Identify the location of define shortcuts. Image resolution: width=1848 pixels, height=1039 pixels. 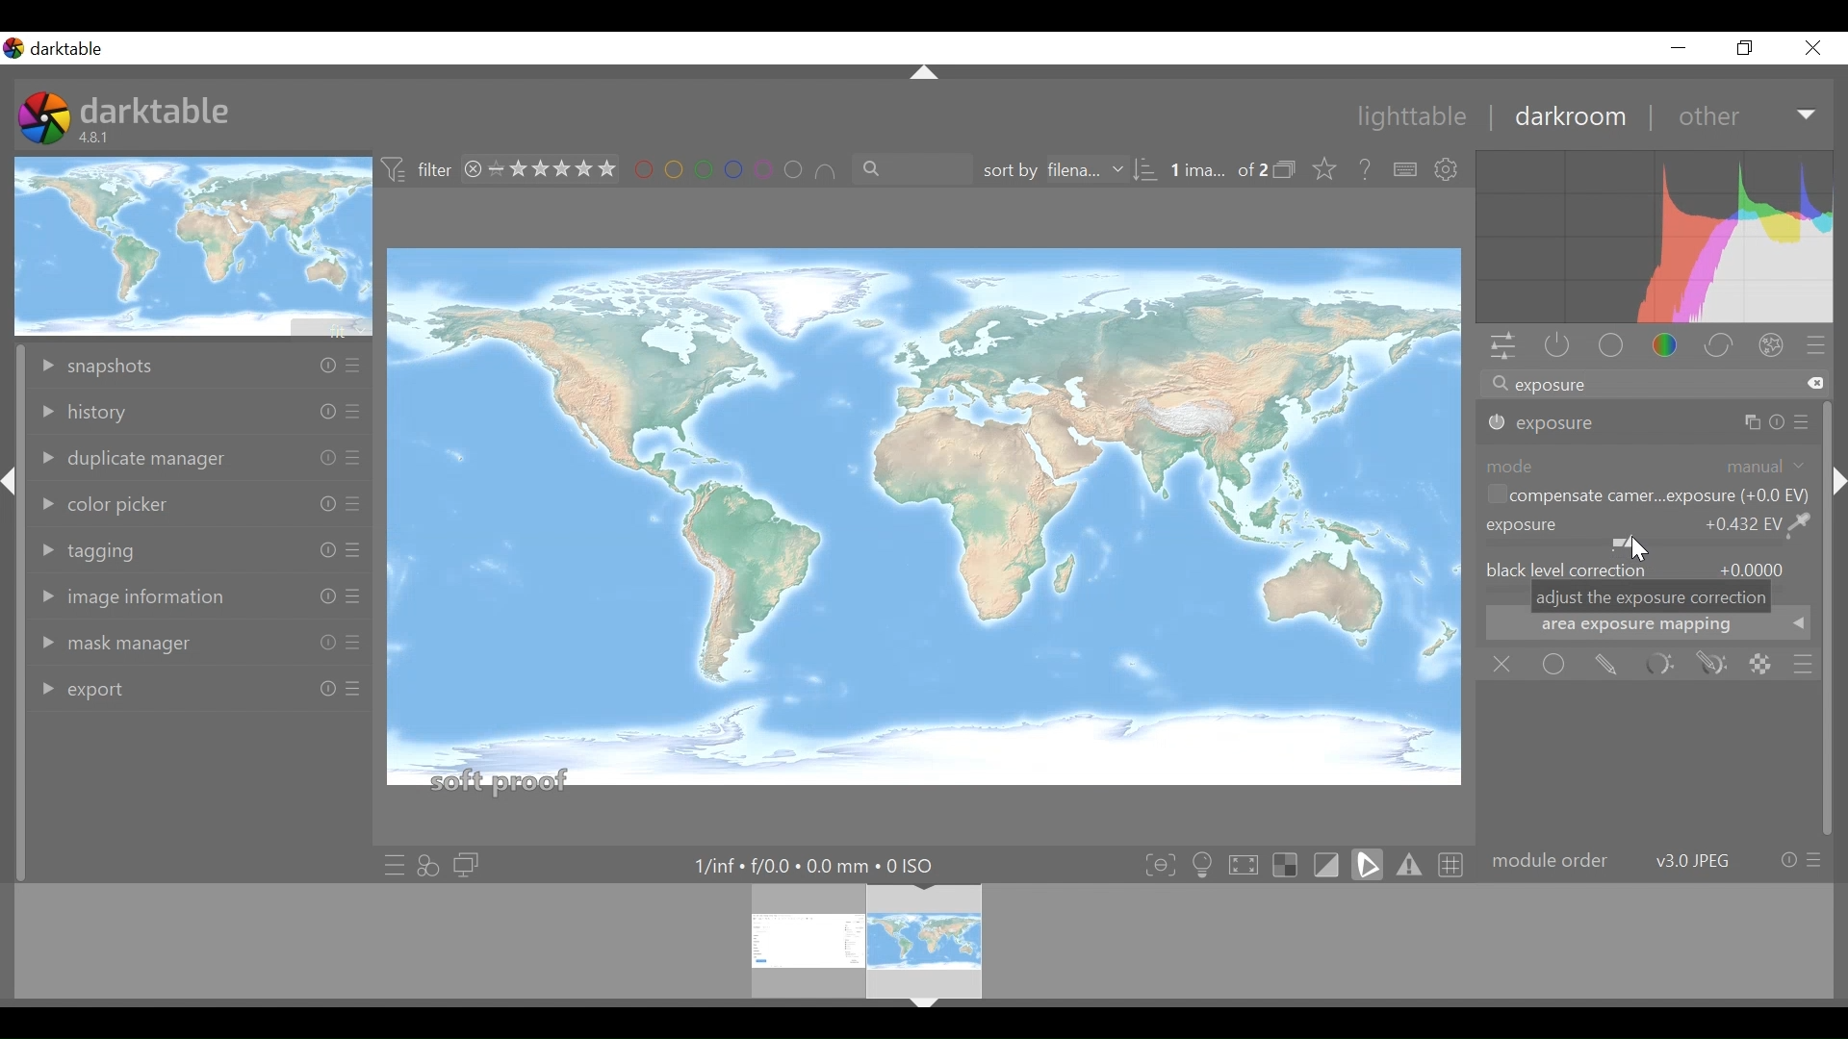
(1406, 170).